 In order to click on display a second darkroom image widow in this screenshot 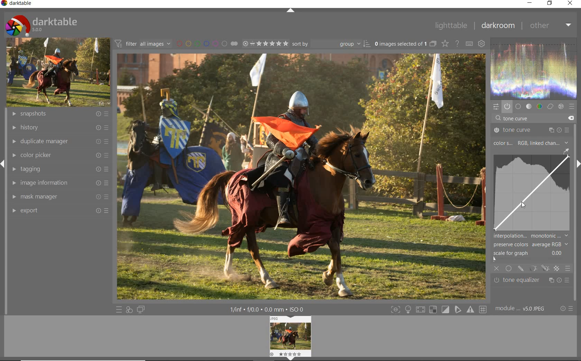, I will do `click(141, 309)`.